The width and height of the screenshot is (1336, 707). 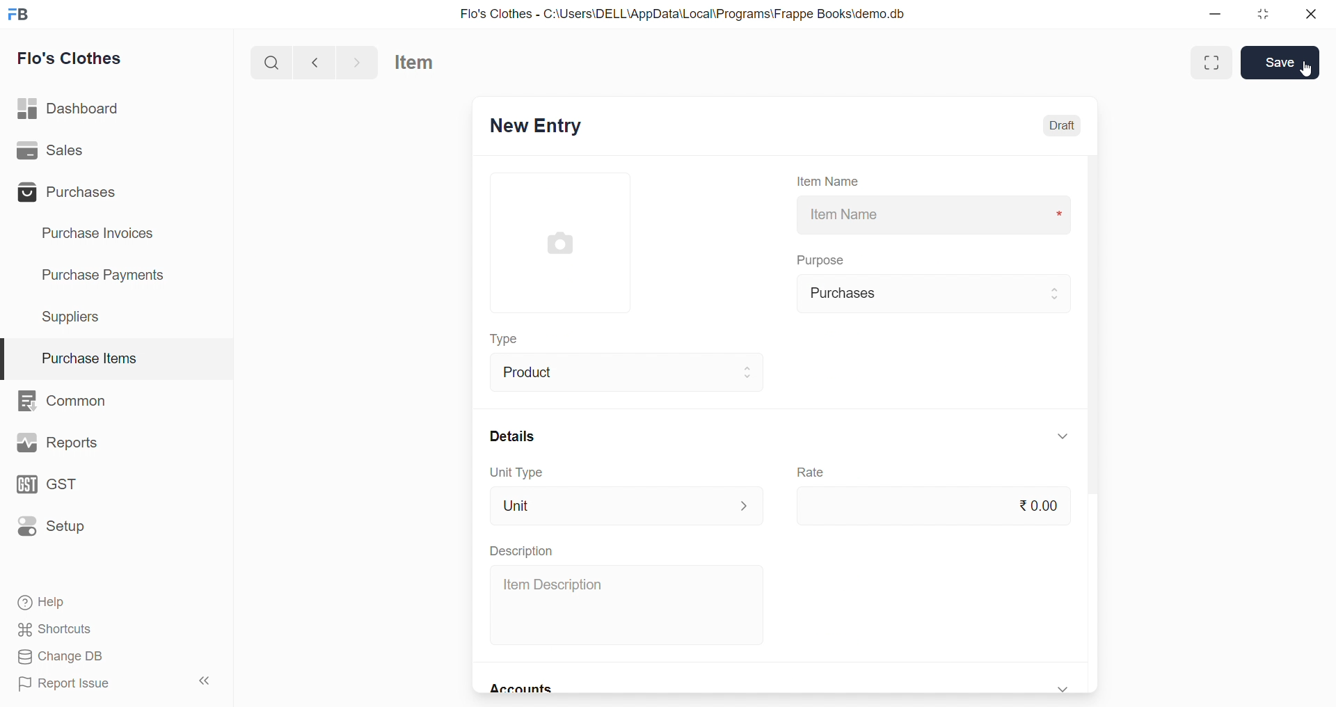 What do you see at coordinates (935, 216) in the screenshot?
I see `Item Name` at bounding box center [935, 216].